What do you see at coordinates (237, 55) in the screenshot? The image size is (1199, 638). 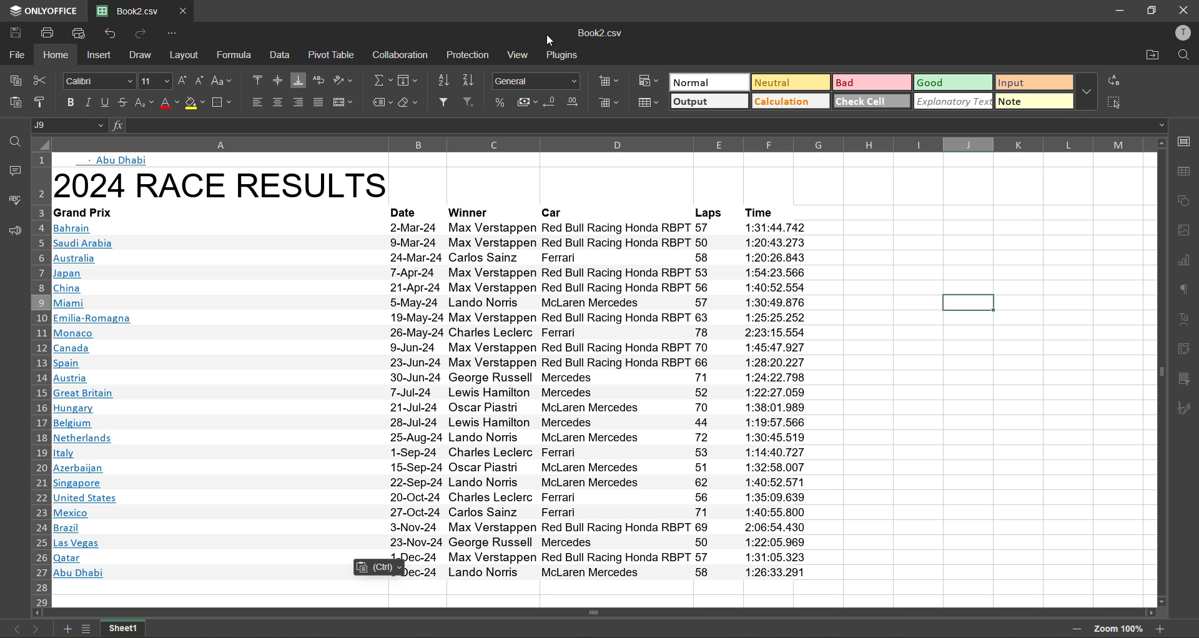 I see `formula` at bounding box center [237, 55].